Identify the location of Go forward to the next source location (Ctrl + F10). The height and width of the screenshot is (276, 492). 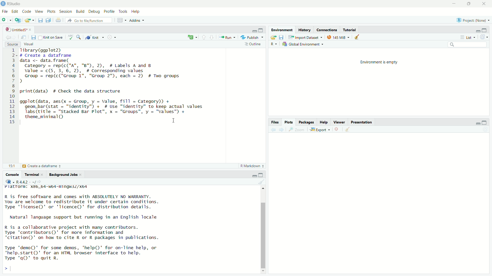
(15, 36).